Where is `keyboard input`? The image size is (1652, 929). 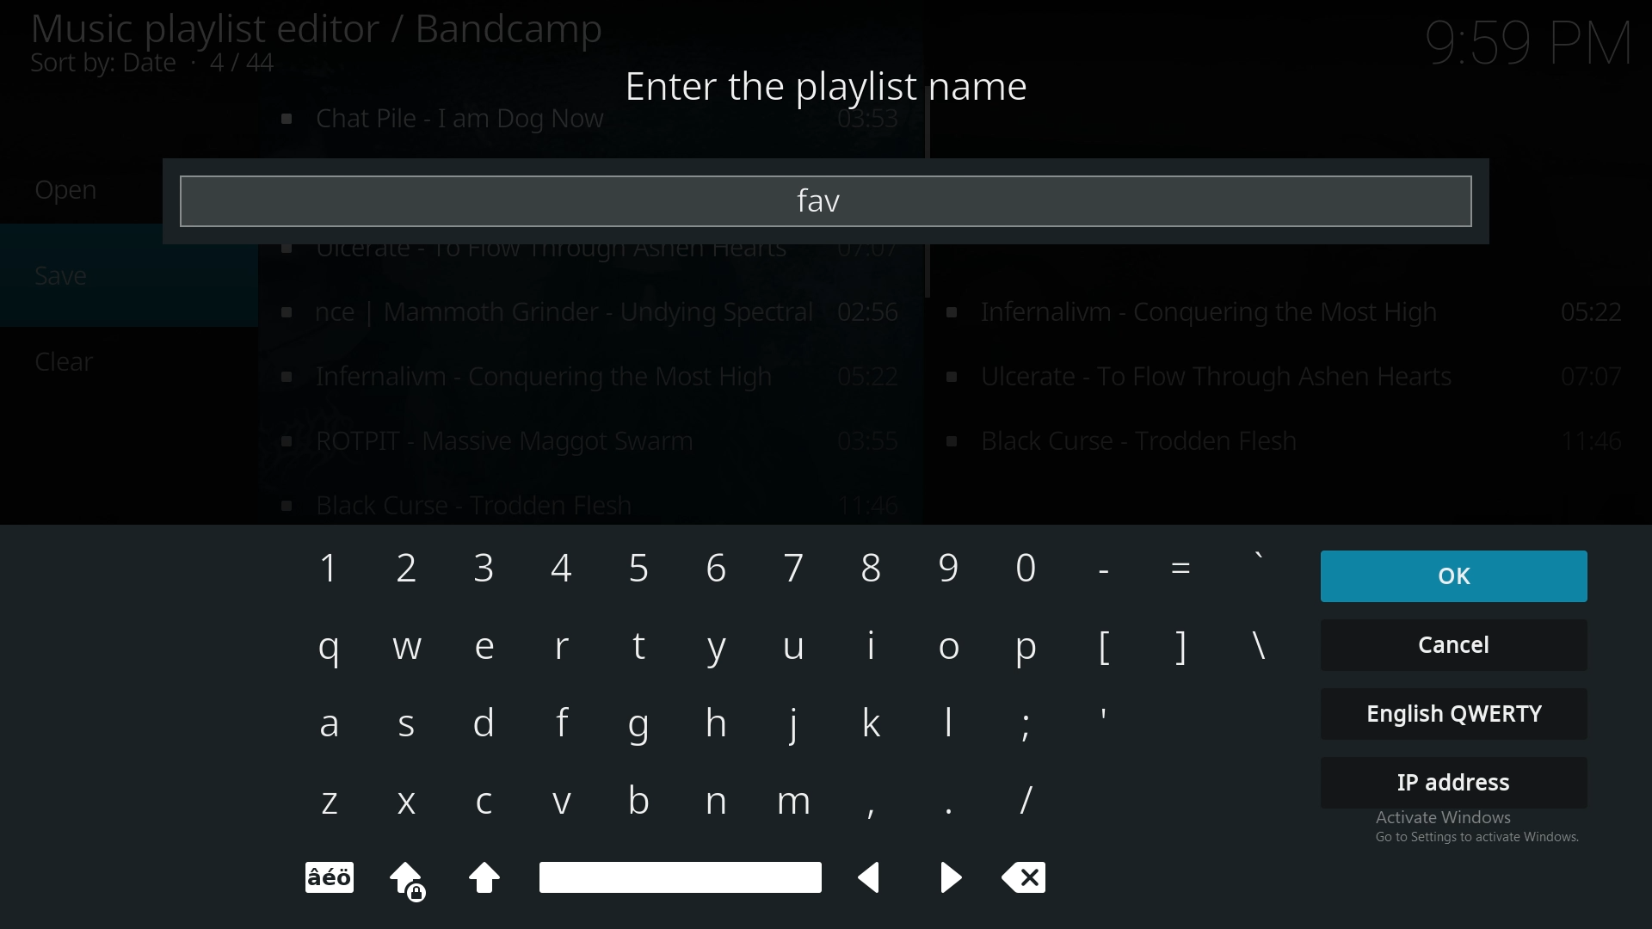 keyboard input is located at coordinates (866, 805).